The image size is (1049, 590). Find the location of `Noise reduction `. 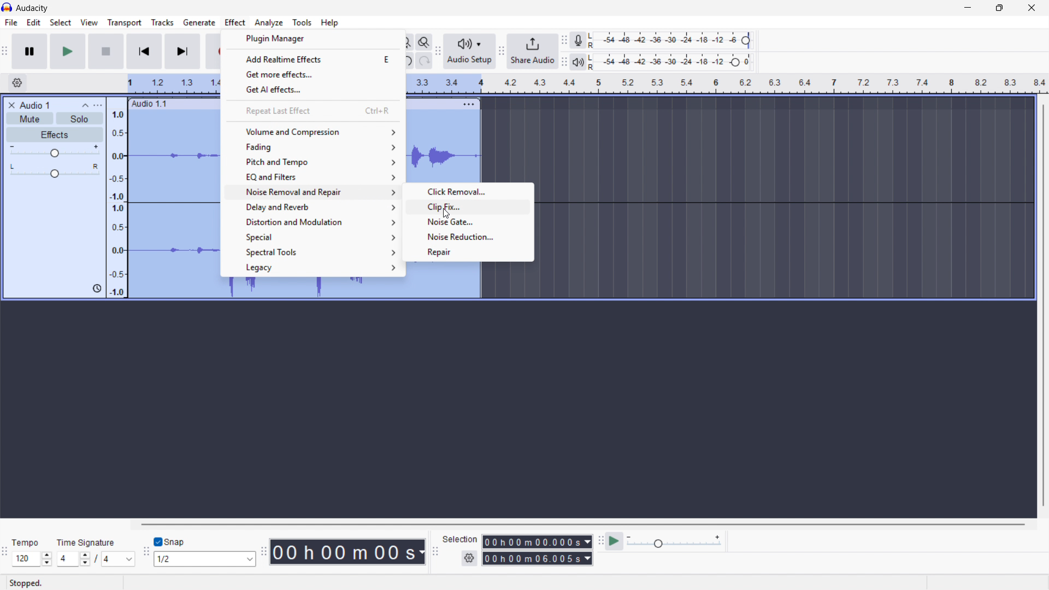

Noise reduction  is located at coordinates (468, 236).